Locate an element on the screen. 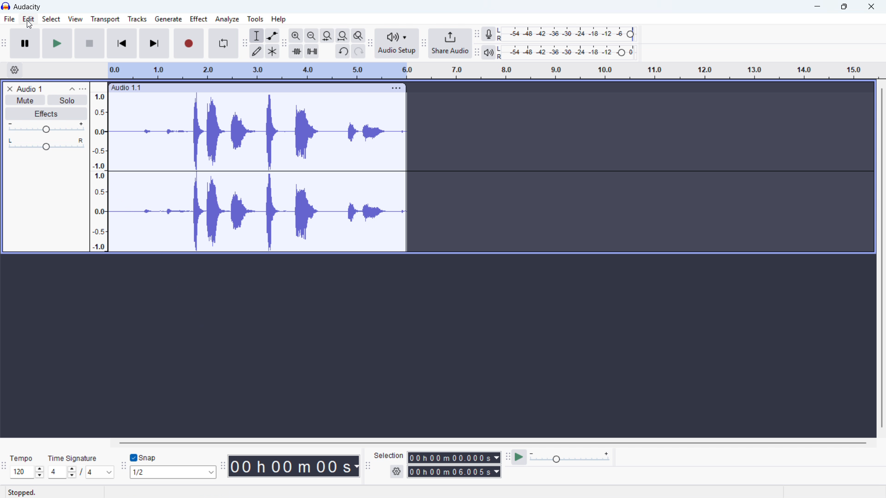 The width and height of the screenshot is (886, 498). stop is located at coordinates (90, 43).